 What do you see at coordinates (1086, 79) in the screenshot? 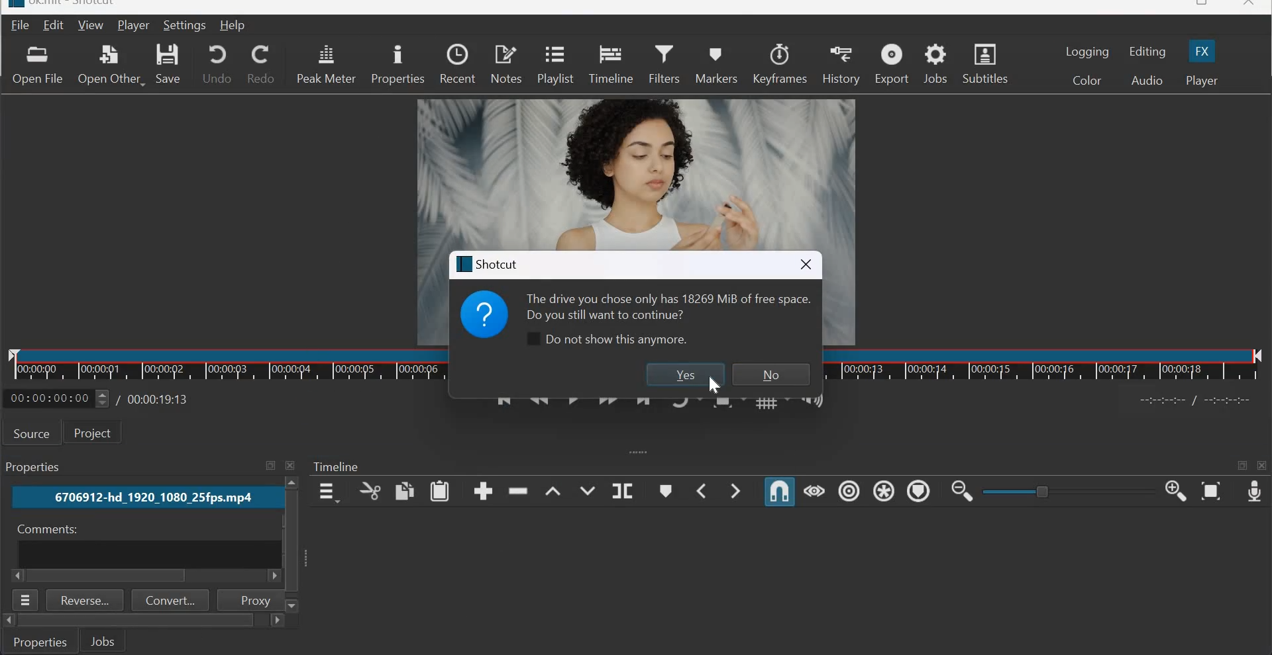
I see `Color` at bounding box center [1086, 79].